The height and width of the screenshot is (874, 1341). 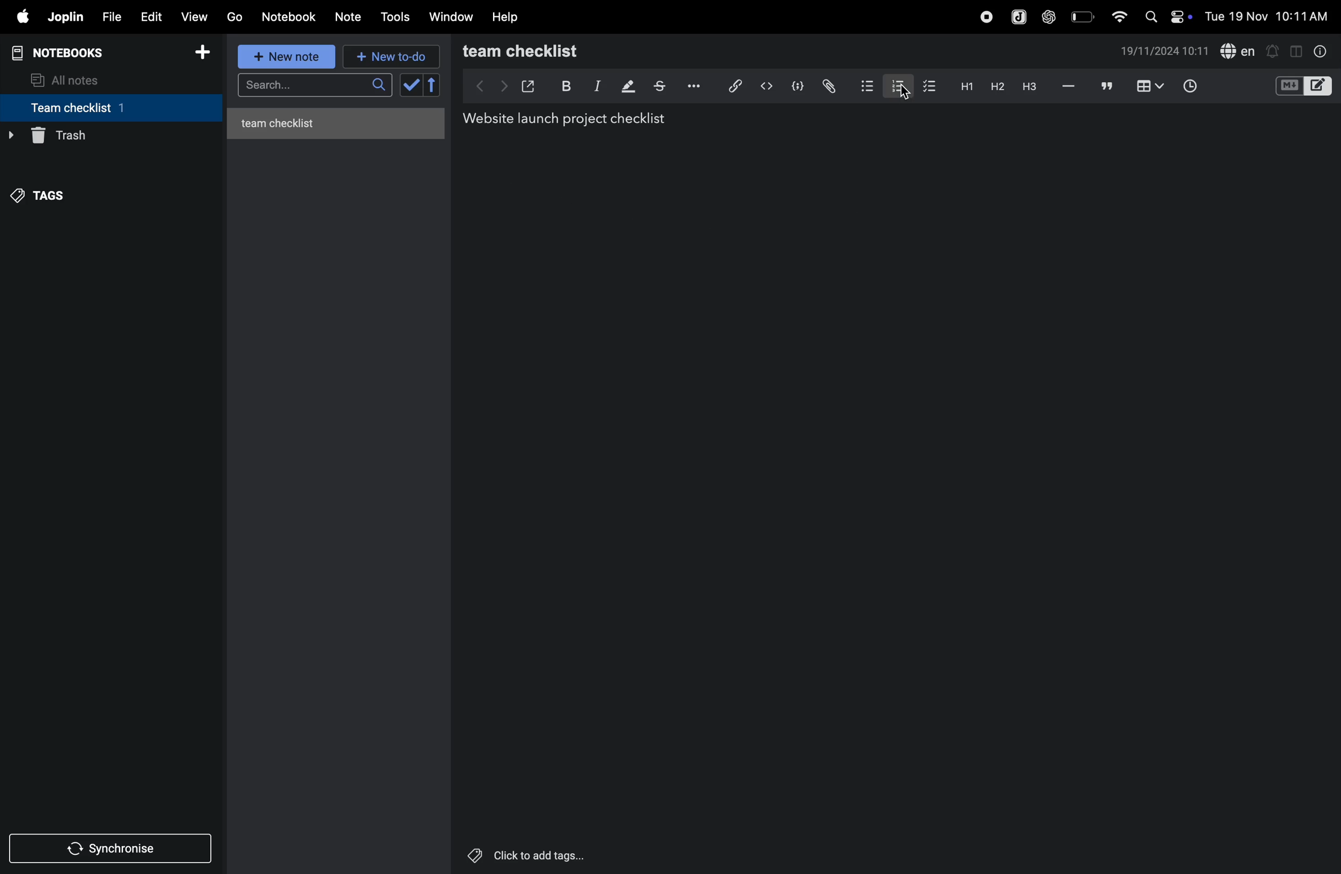 What do you see at coordinates (1116, 16) in the screenshot?
I see `wifi` at bounding box center [1116, 16].